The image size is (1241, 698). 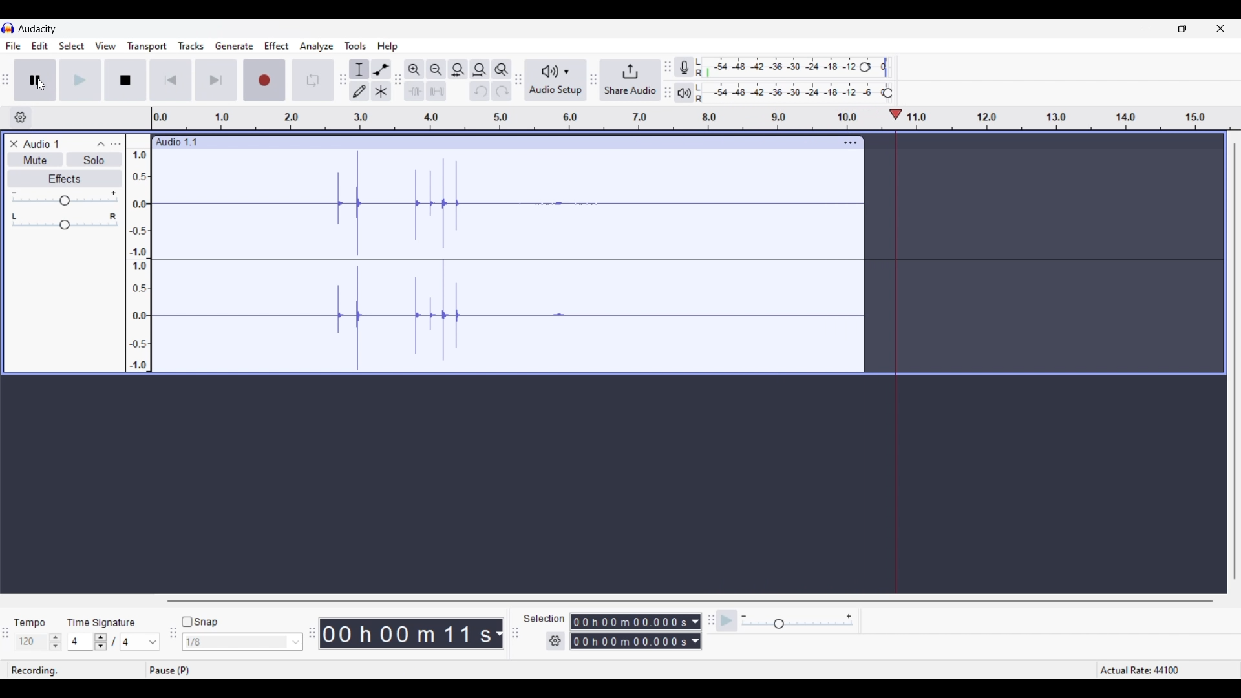 What do you see at coordinates (1238, 361) in the screenshot?
I see `Vertical slide bar` at bounding box center [1238, 361].